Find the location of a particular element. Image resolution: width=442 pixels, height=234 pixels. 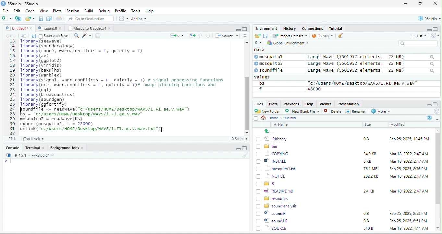

R Script 5 is located at coordinates (240, 139).